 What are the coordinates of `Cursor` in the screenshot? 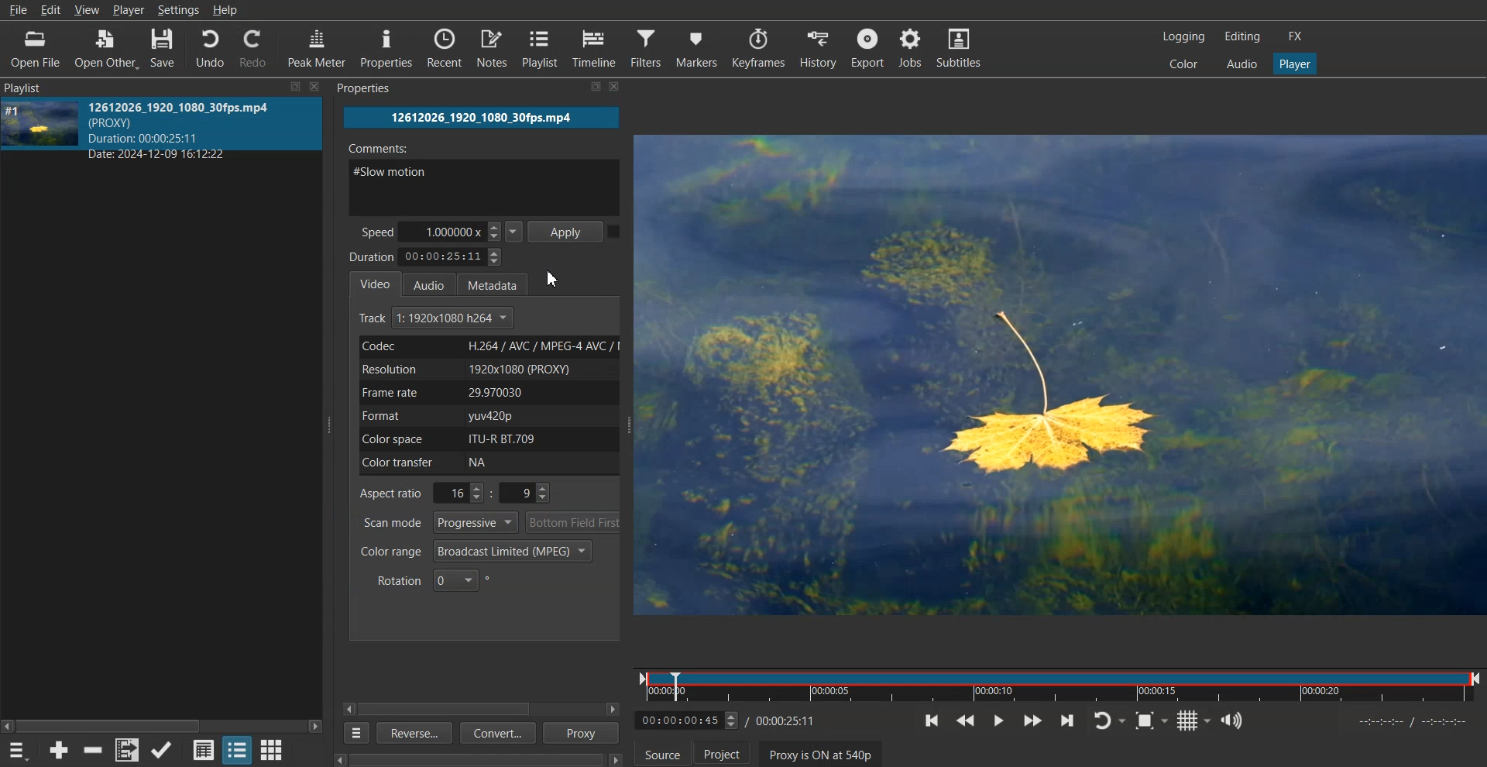 It's located at (553, 278).